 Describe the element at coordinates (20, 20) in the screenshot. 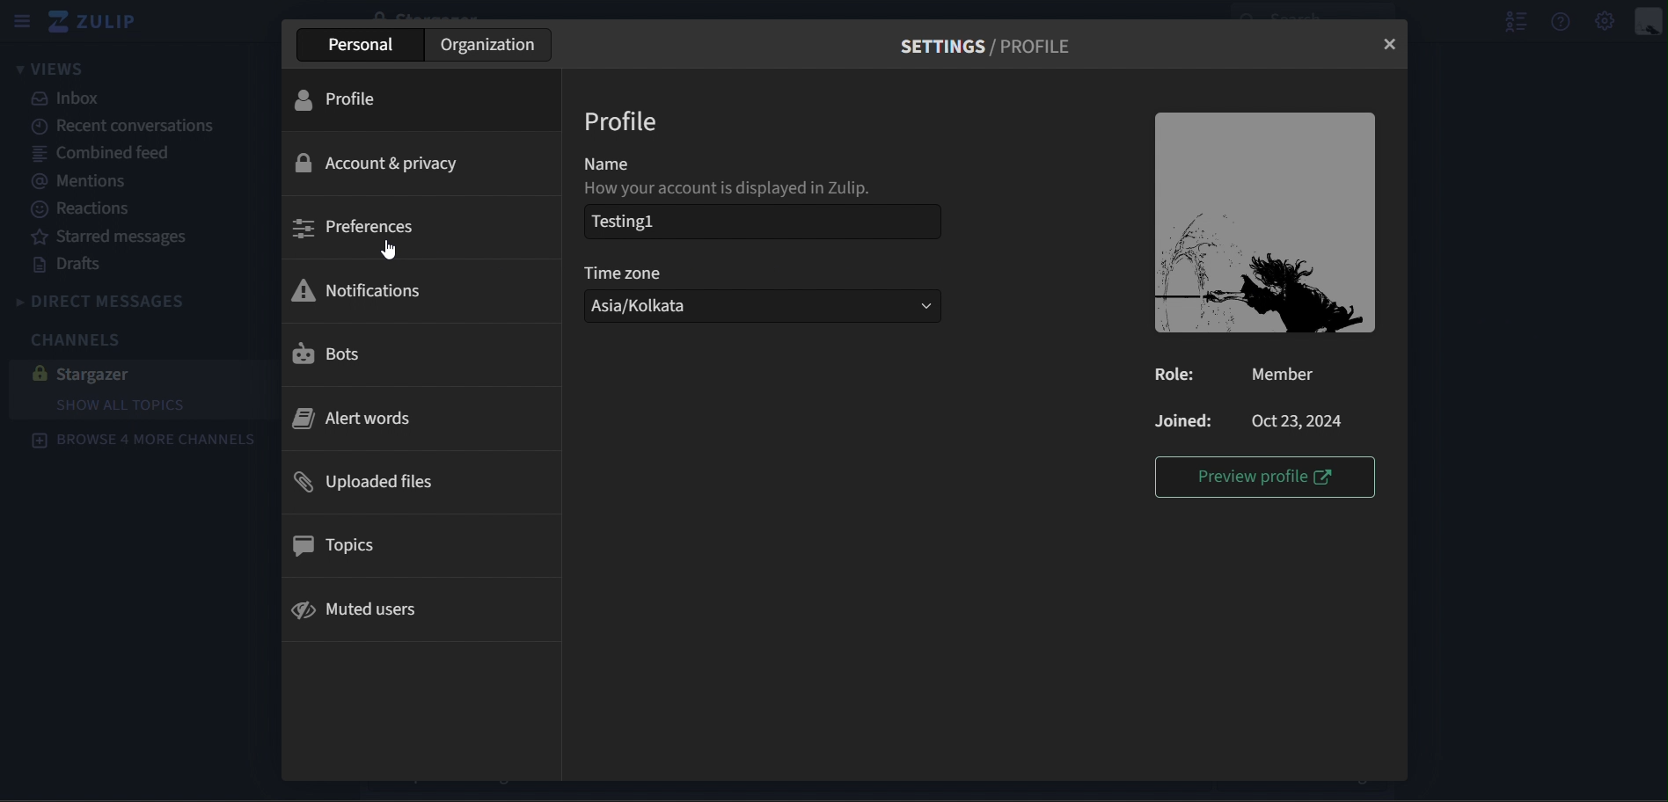

I see `hide sidebar` at that location.